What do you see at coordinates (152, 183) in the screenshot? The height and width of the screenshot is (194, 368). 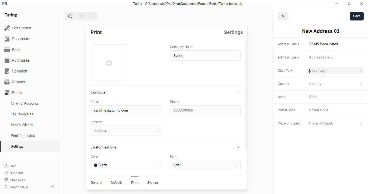 I see `System` at bounding box center [152, 183].